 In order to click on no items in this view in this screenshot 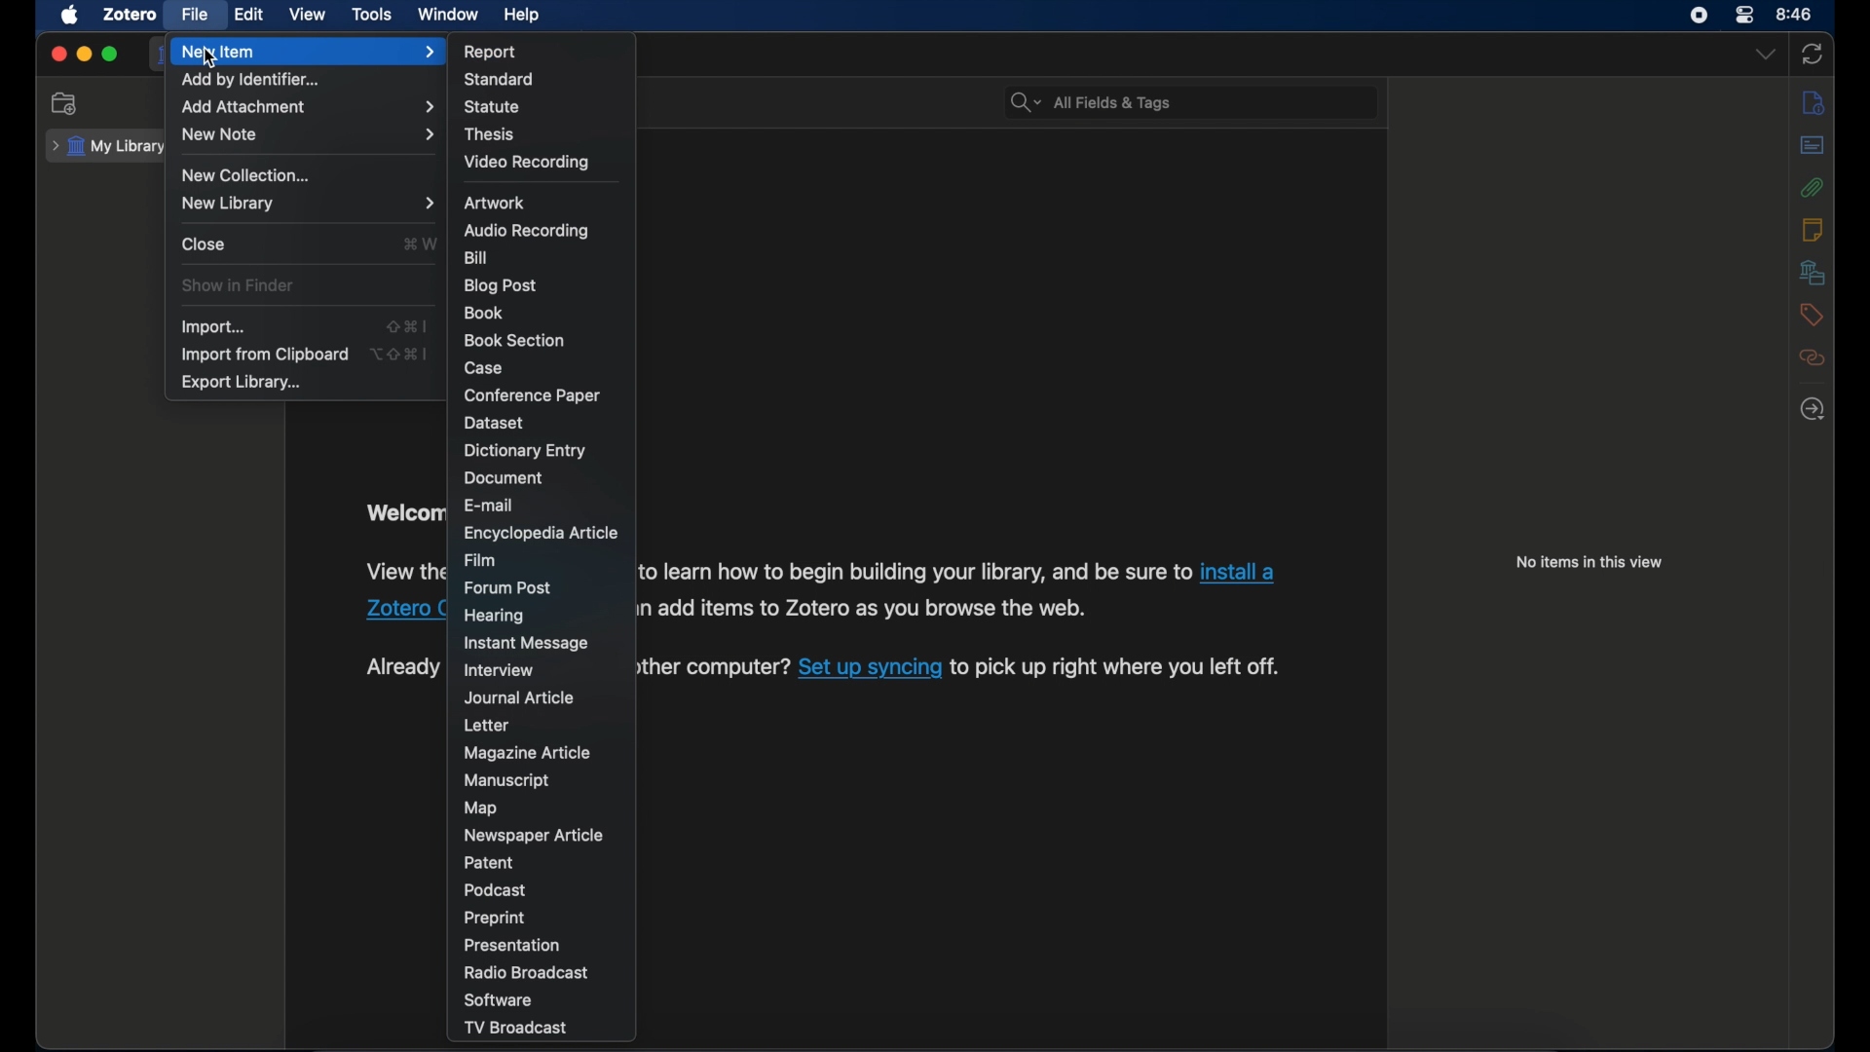, I will do `click(1590, 562)`.